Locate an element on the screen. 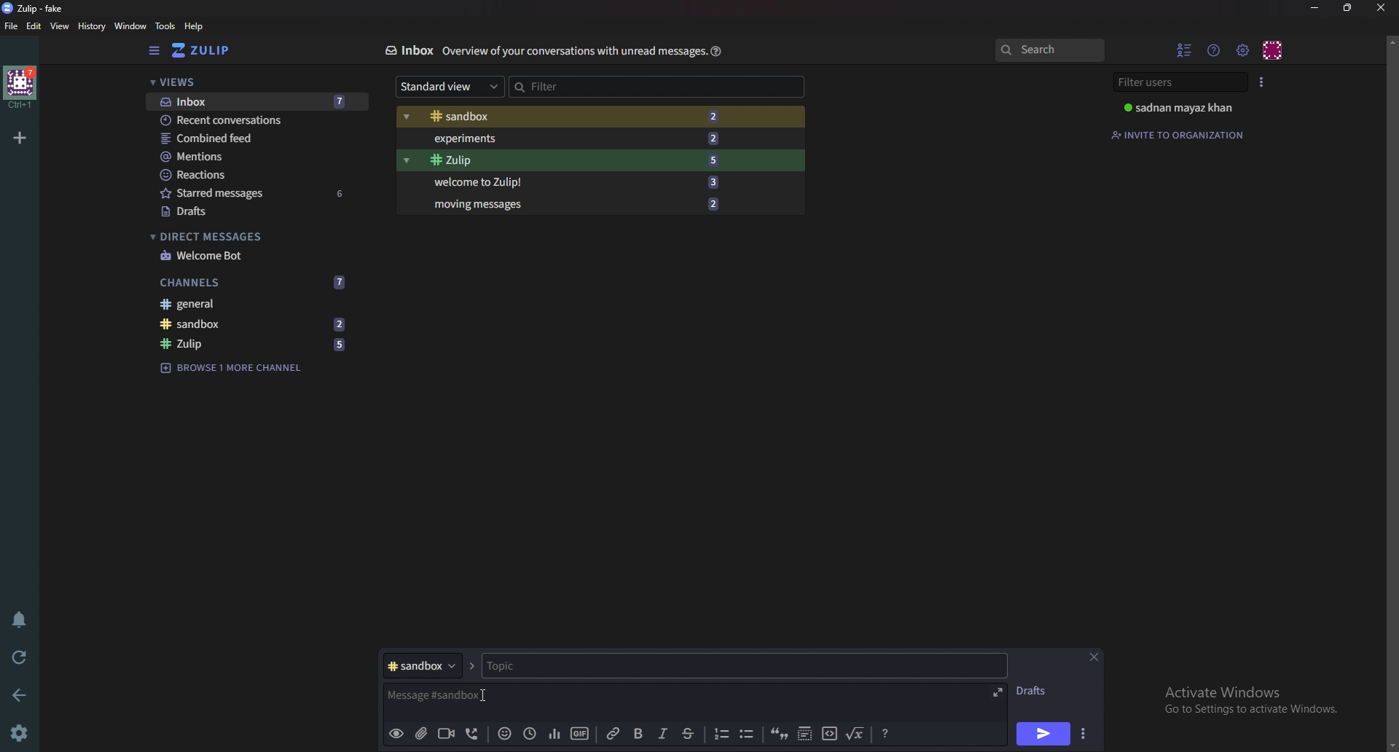  Voice call is located at coordinates (470, 735).